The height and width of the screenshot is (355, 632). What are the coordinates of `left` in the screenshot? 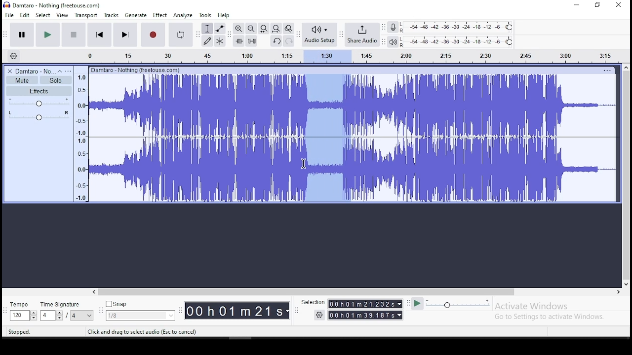 It's located at (93, 292).